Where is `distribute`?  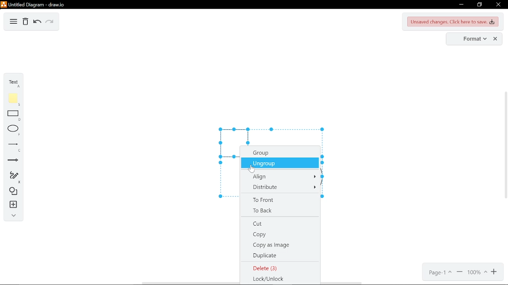 distribute is located at coordinates (282, 187).